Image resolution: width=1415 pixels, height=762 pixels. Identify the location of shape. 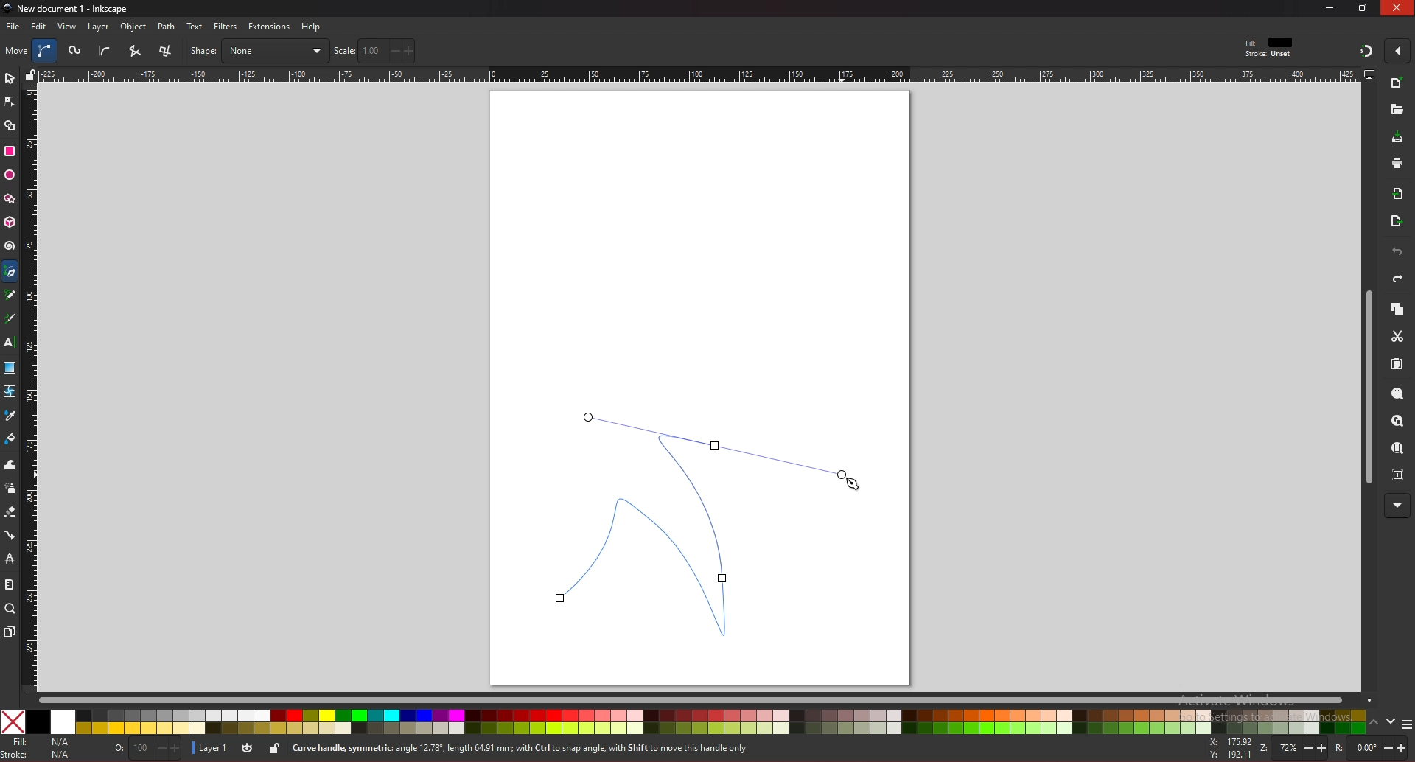
(259, 51).